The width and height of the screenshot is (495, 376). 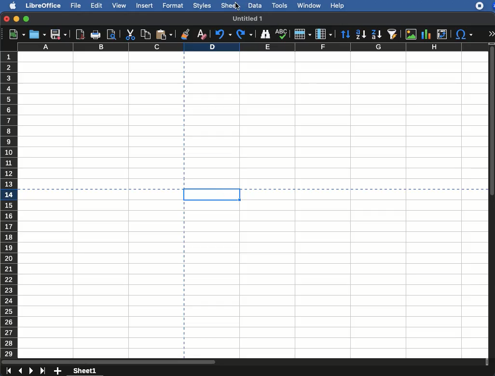 What do you see at coordinates (130, 35) in the screenshot?
I see `cut` at bounding box center [130, 35].